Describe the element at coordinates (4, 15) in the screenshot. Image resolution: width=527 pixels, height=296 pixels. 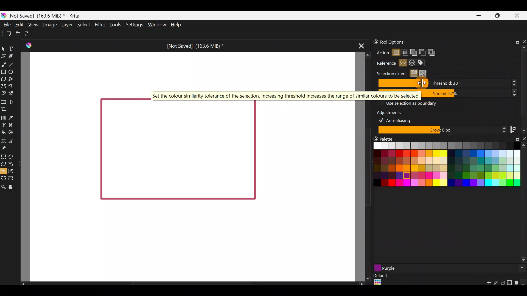
I see `Krita logo` at that location.